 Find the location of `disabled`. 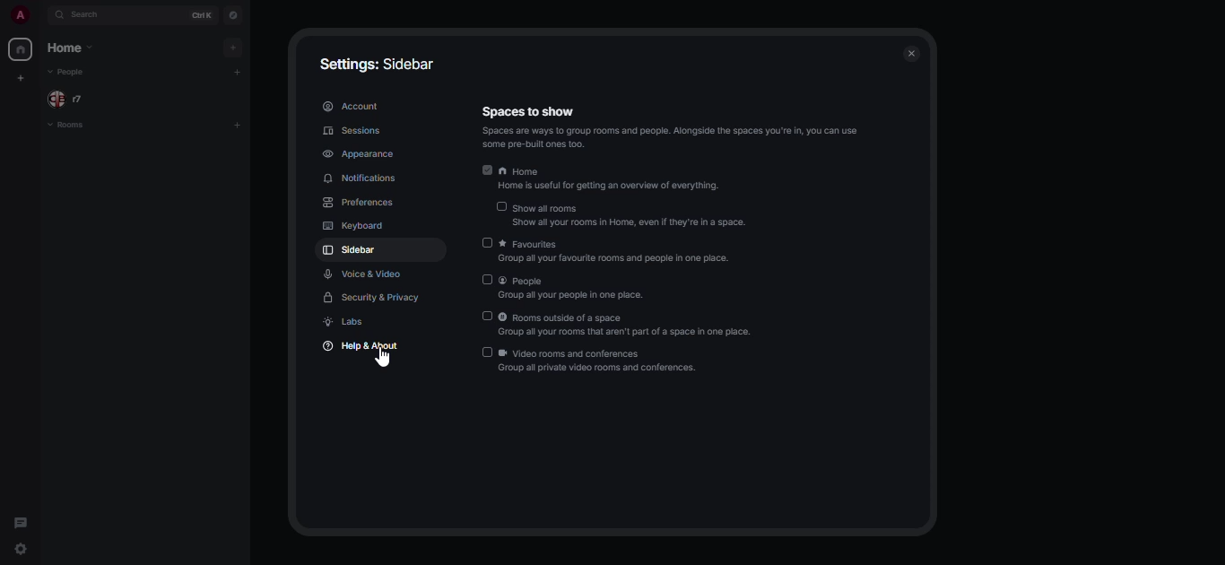

disabled is located at coordinates (486, 279).